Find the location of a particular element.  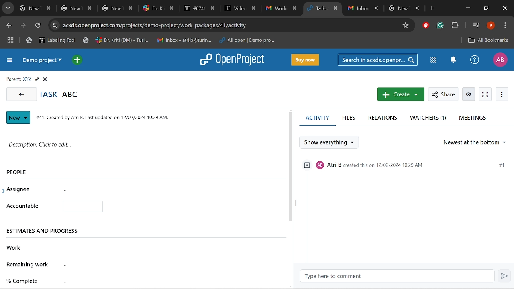

Complete is located at coordinates (128, 281).